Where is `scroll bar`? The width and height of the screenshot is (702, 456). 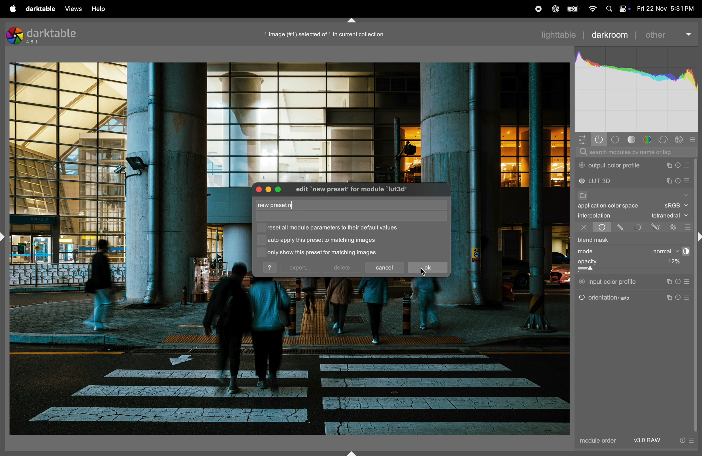 scroll bar is located at coordinates (698, 295).